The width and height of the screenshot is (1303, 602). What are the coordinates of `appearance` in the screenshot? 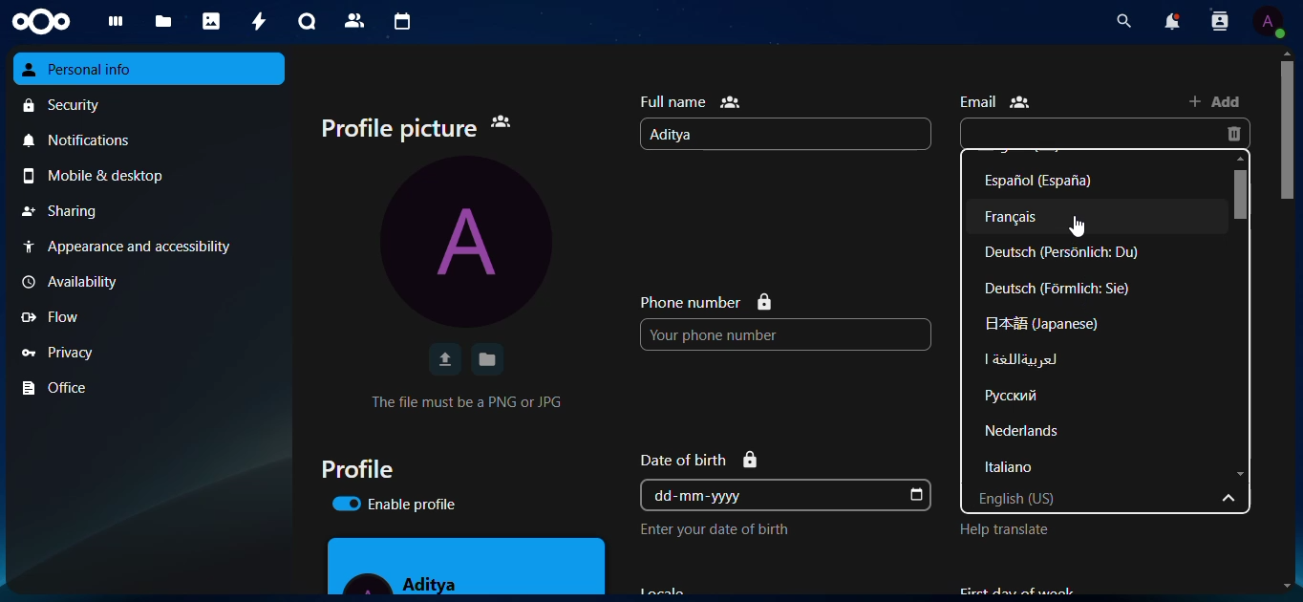 It's located at (138, 247).